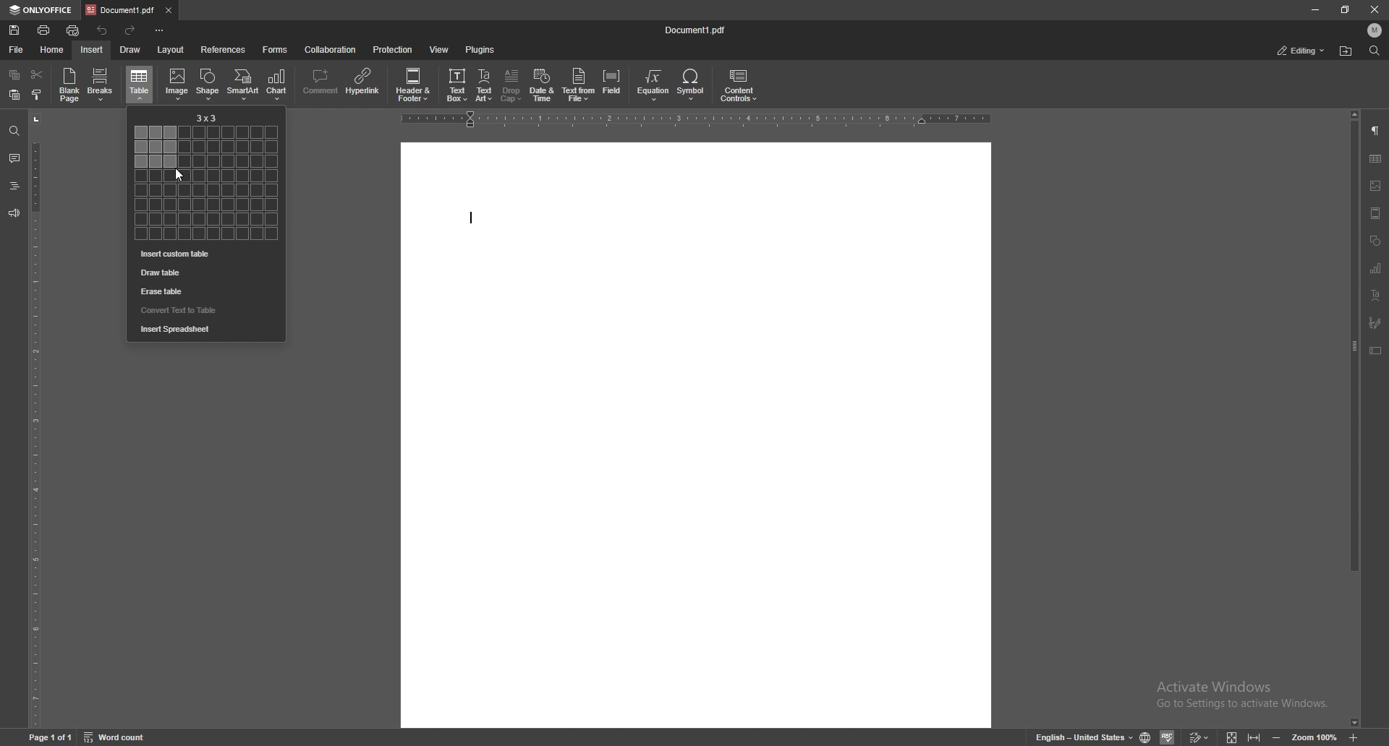 The image size is (1389, 746). I want to click on text from file, so click(579, 87).